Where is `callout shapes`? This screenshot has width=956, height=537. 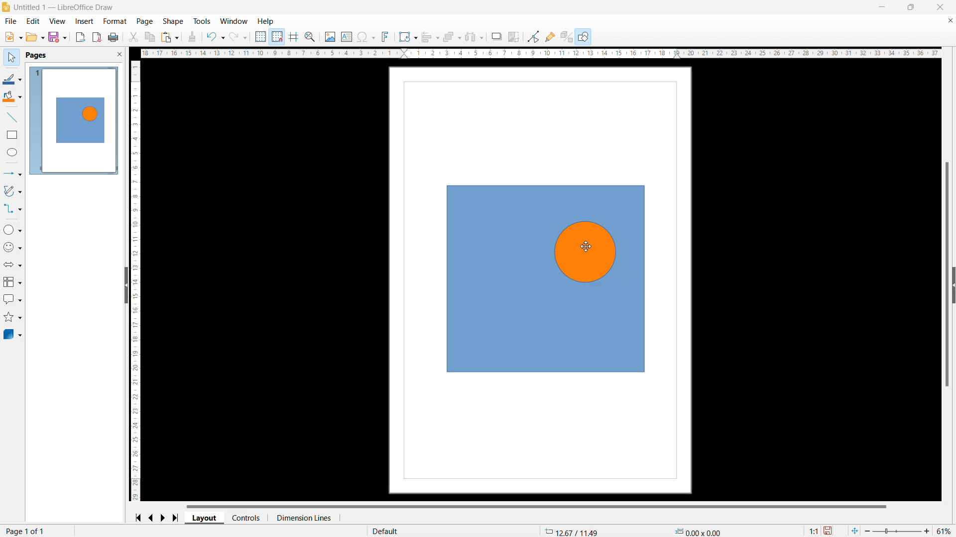
callout shapes is located at coordinates (12, 298).